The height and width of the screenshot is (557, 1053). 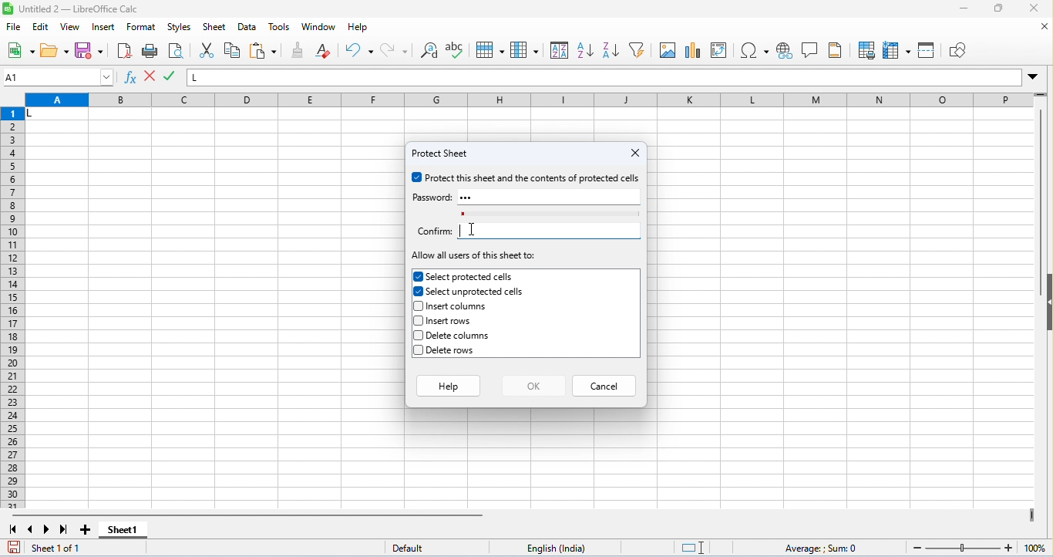 What do you see at coordinates (447, 384) in the screenshot?
I see `help` at bounding box center [447, 384].